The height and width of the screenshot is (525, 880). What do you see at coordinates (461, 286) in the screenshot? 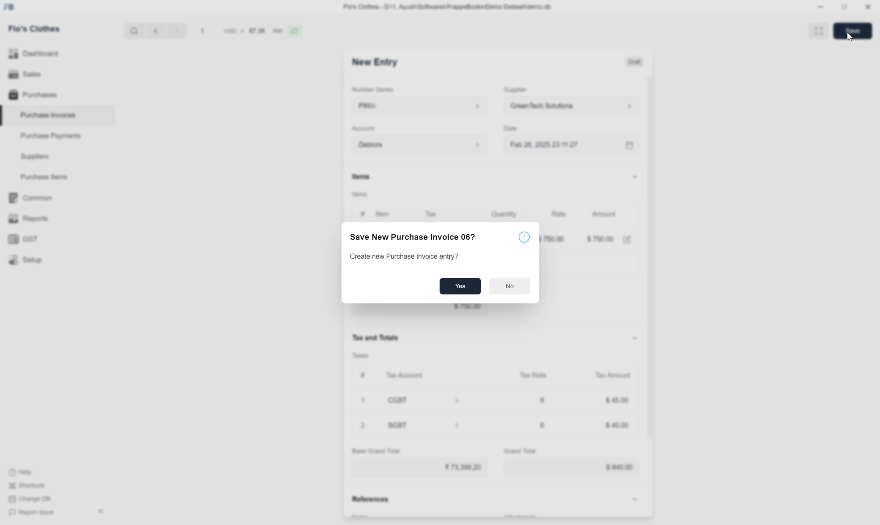
I see `Yes ` at bounding box center [461, 286].